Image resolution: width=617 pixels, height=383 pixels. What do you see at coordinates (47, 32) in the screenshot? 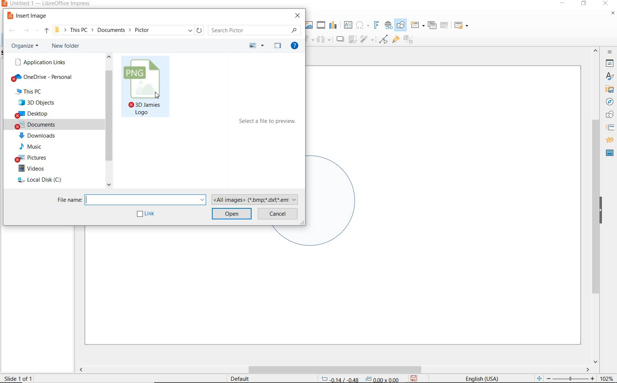
I see `up` at bounding box center [47, 32].